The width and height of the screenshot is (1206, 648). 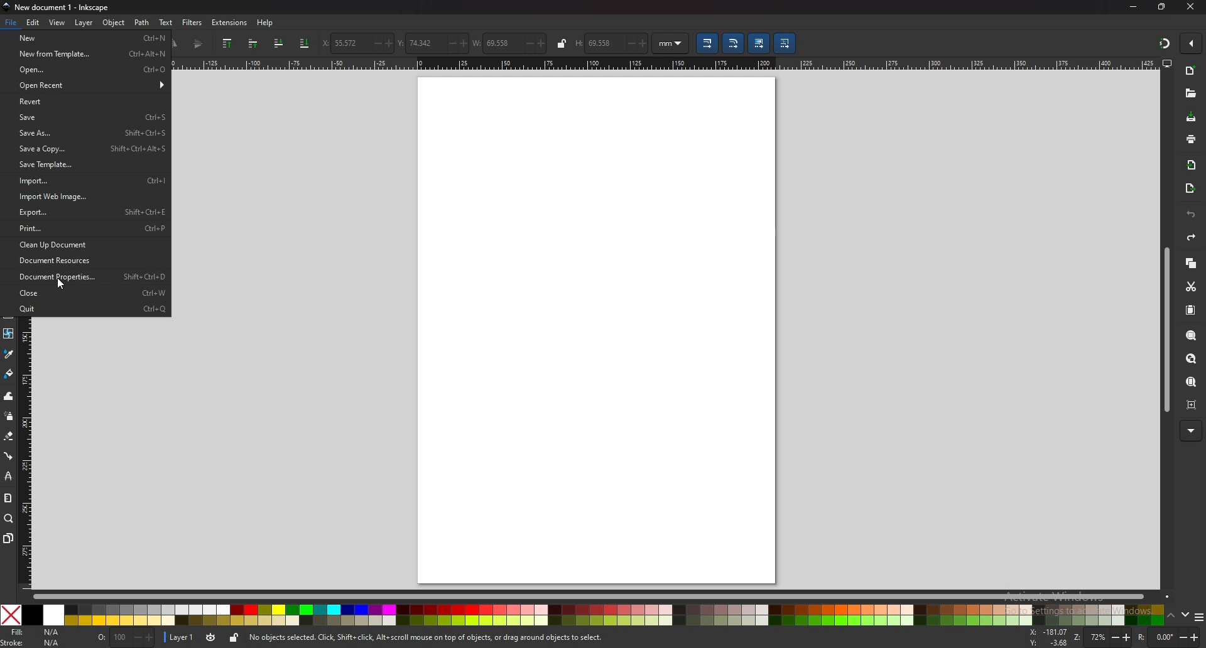 What do you see at coordinates (254, 44) in the screenshot?
I see `raise selection one step` at bounding box center [254, 44].